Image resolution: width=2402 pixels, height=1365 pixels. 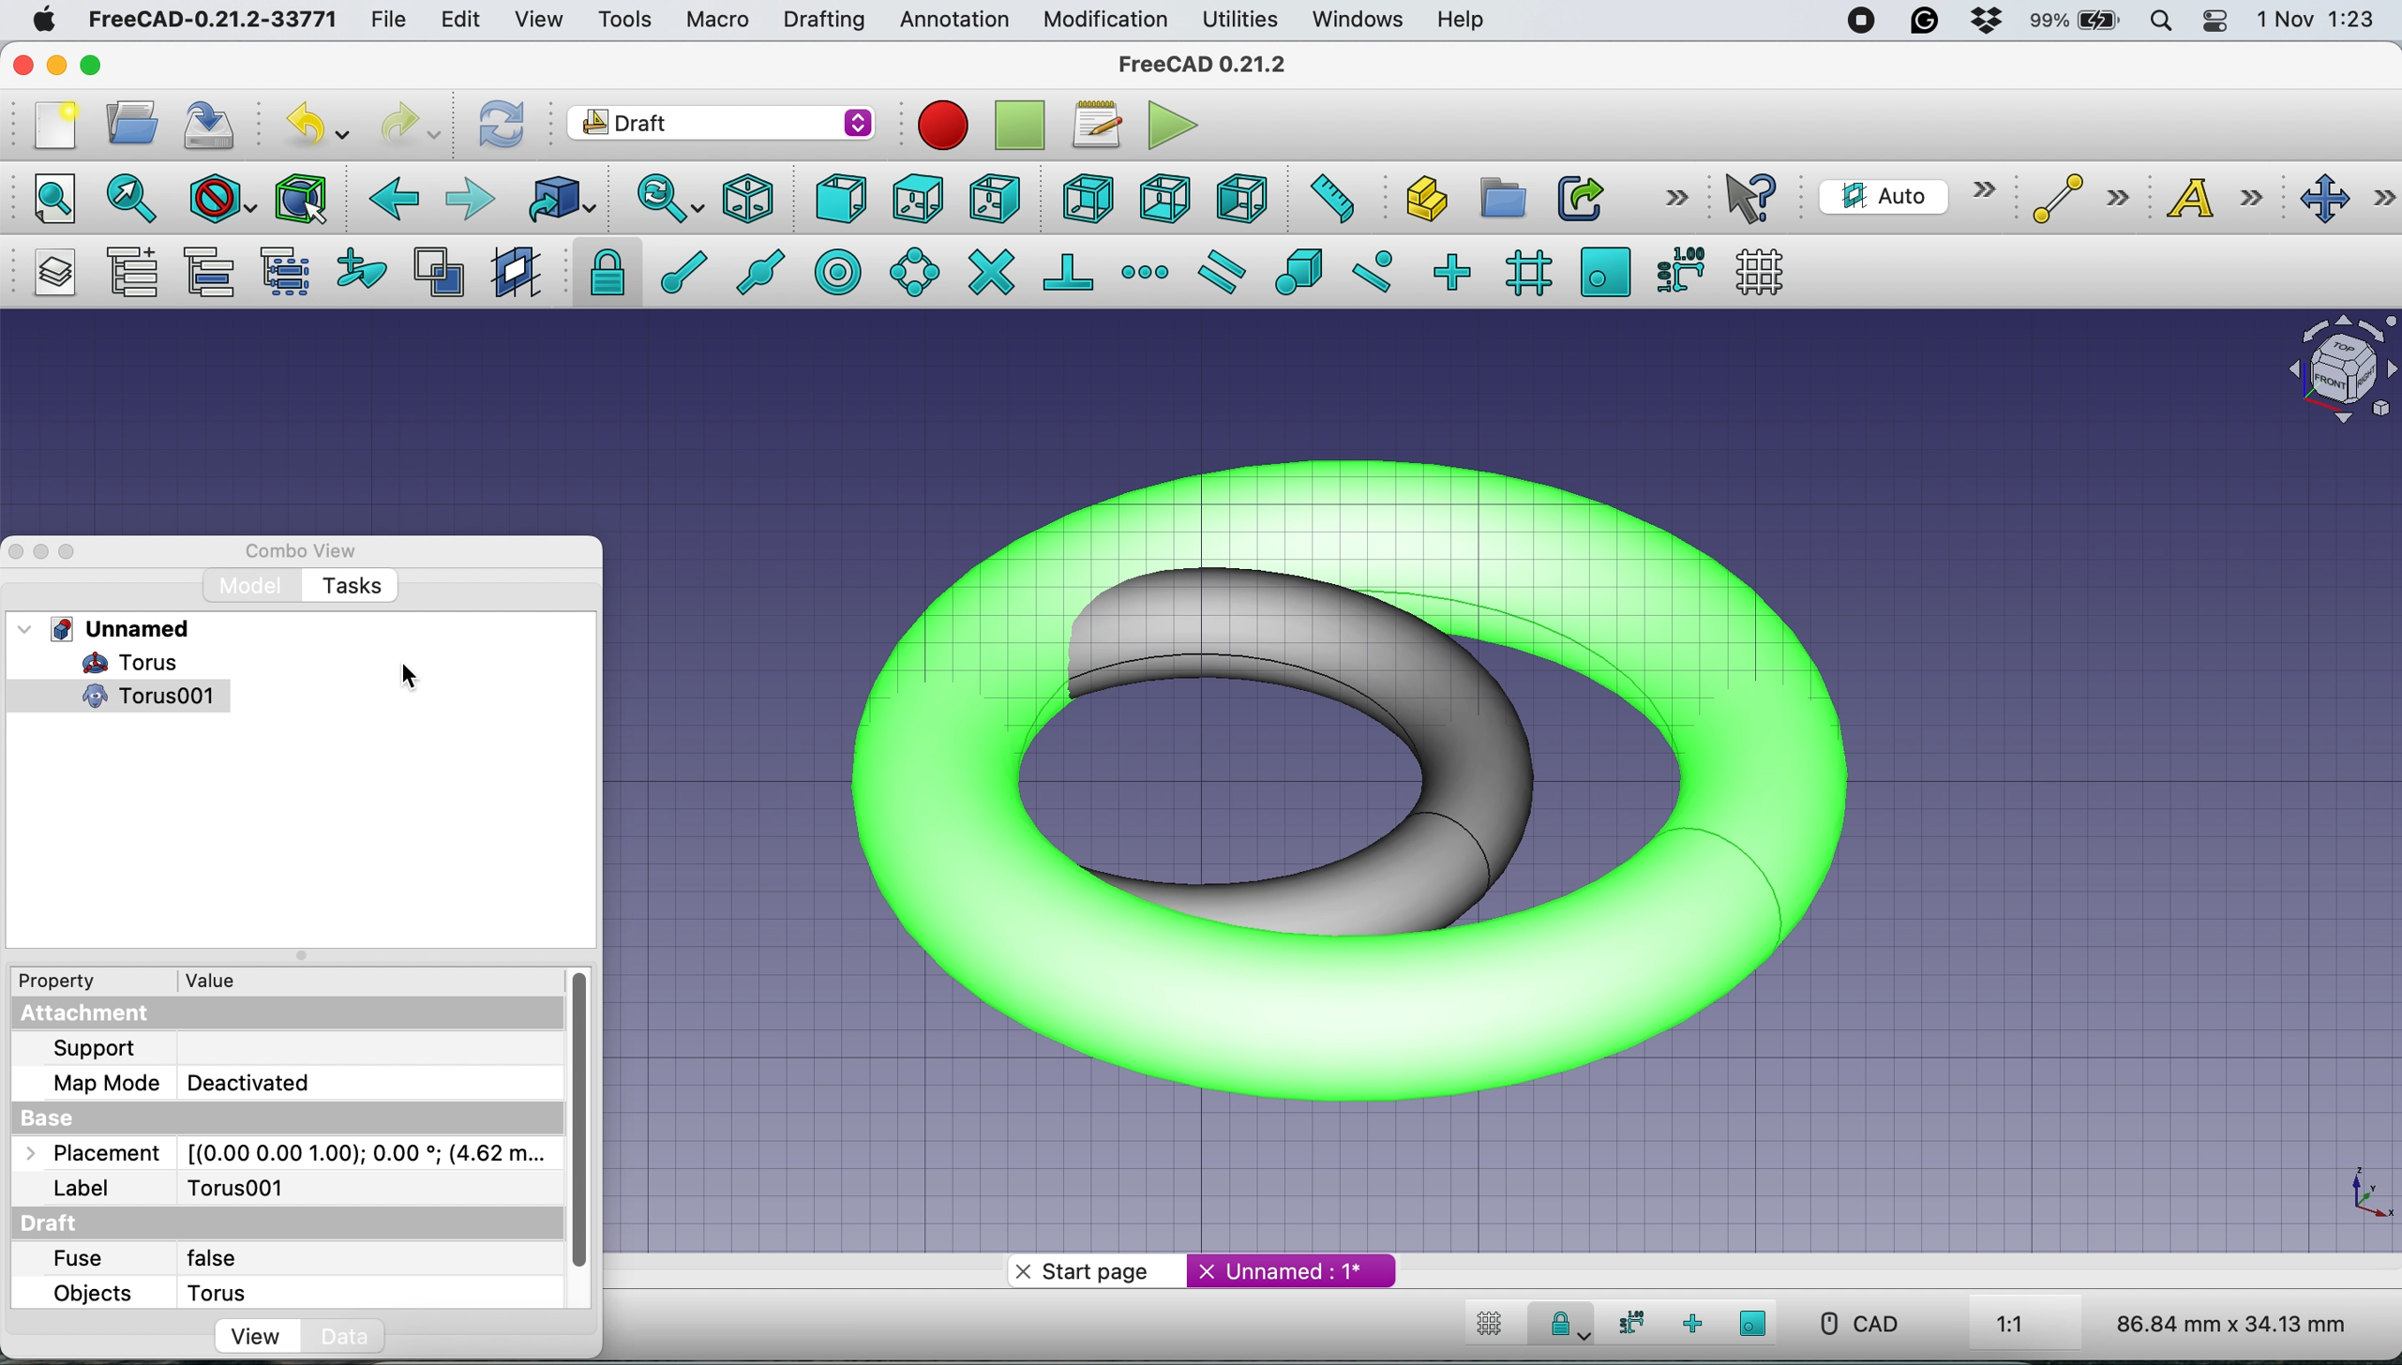 I want to click on left, so click(x=1238, y=195).